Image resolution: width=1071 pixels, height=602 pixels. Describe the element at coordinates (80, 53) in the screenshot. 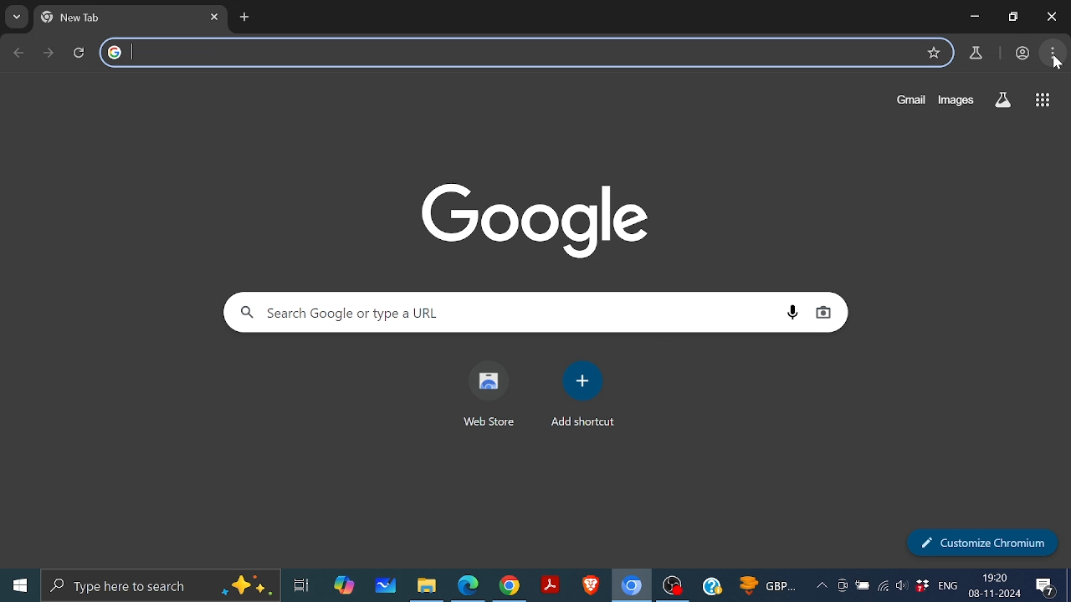

I see `Reload` at that location.